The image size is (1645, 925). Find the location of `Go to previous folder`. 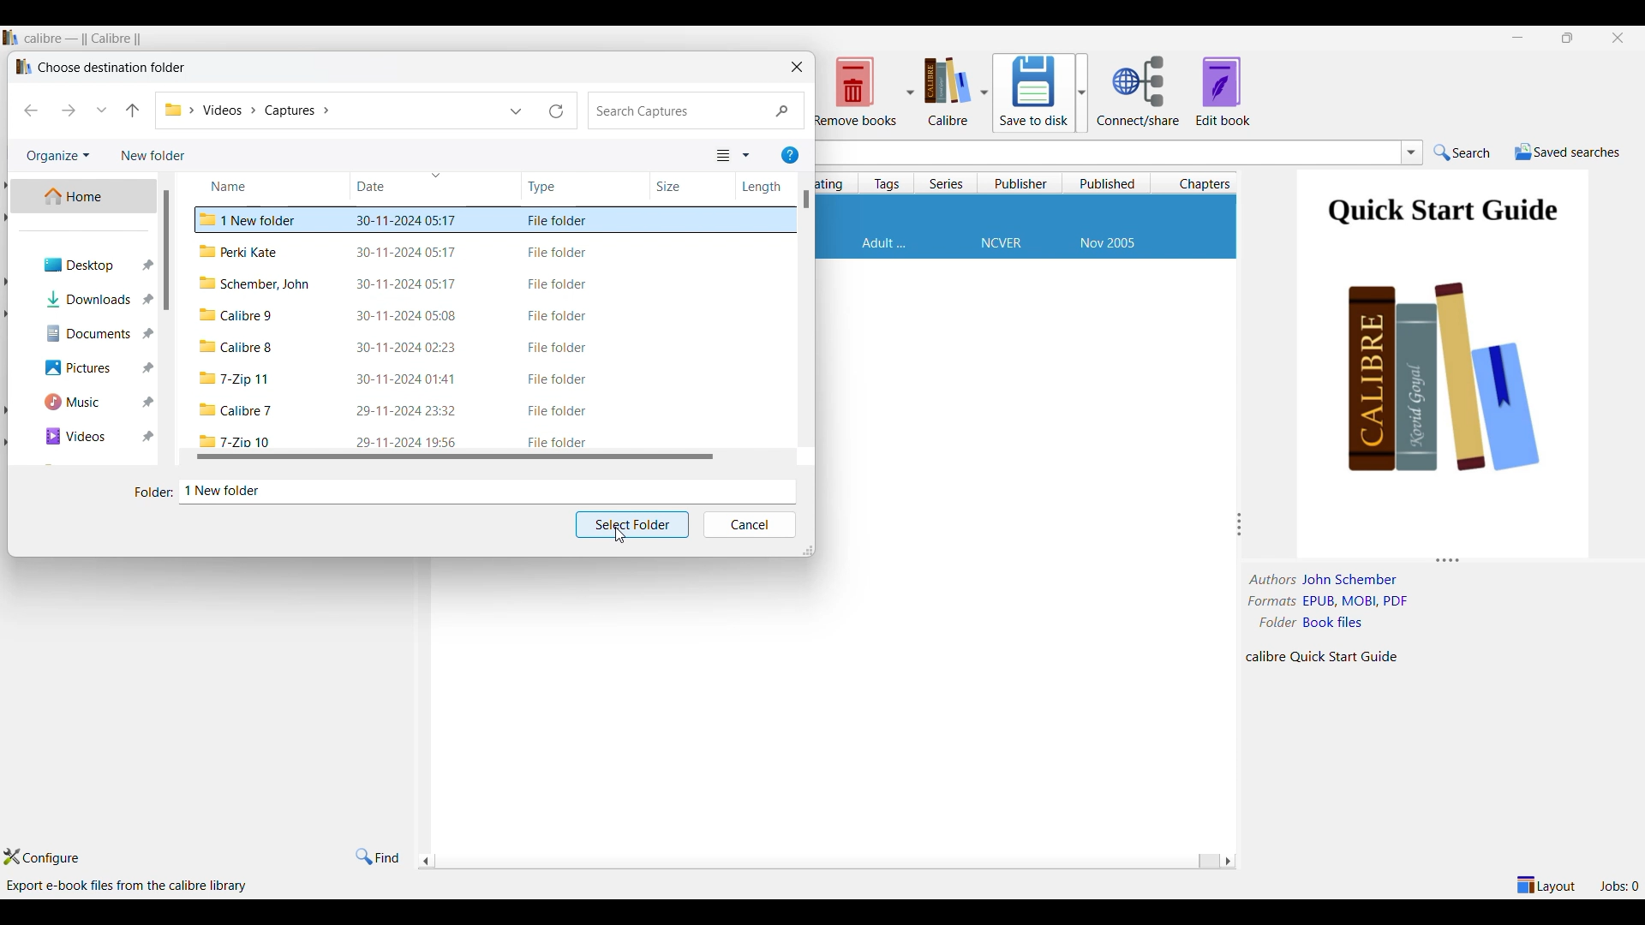

Go to previous folder is located at coordinates (132, 110).